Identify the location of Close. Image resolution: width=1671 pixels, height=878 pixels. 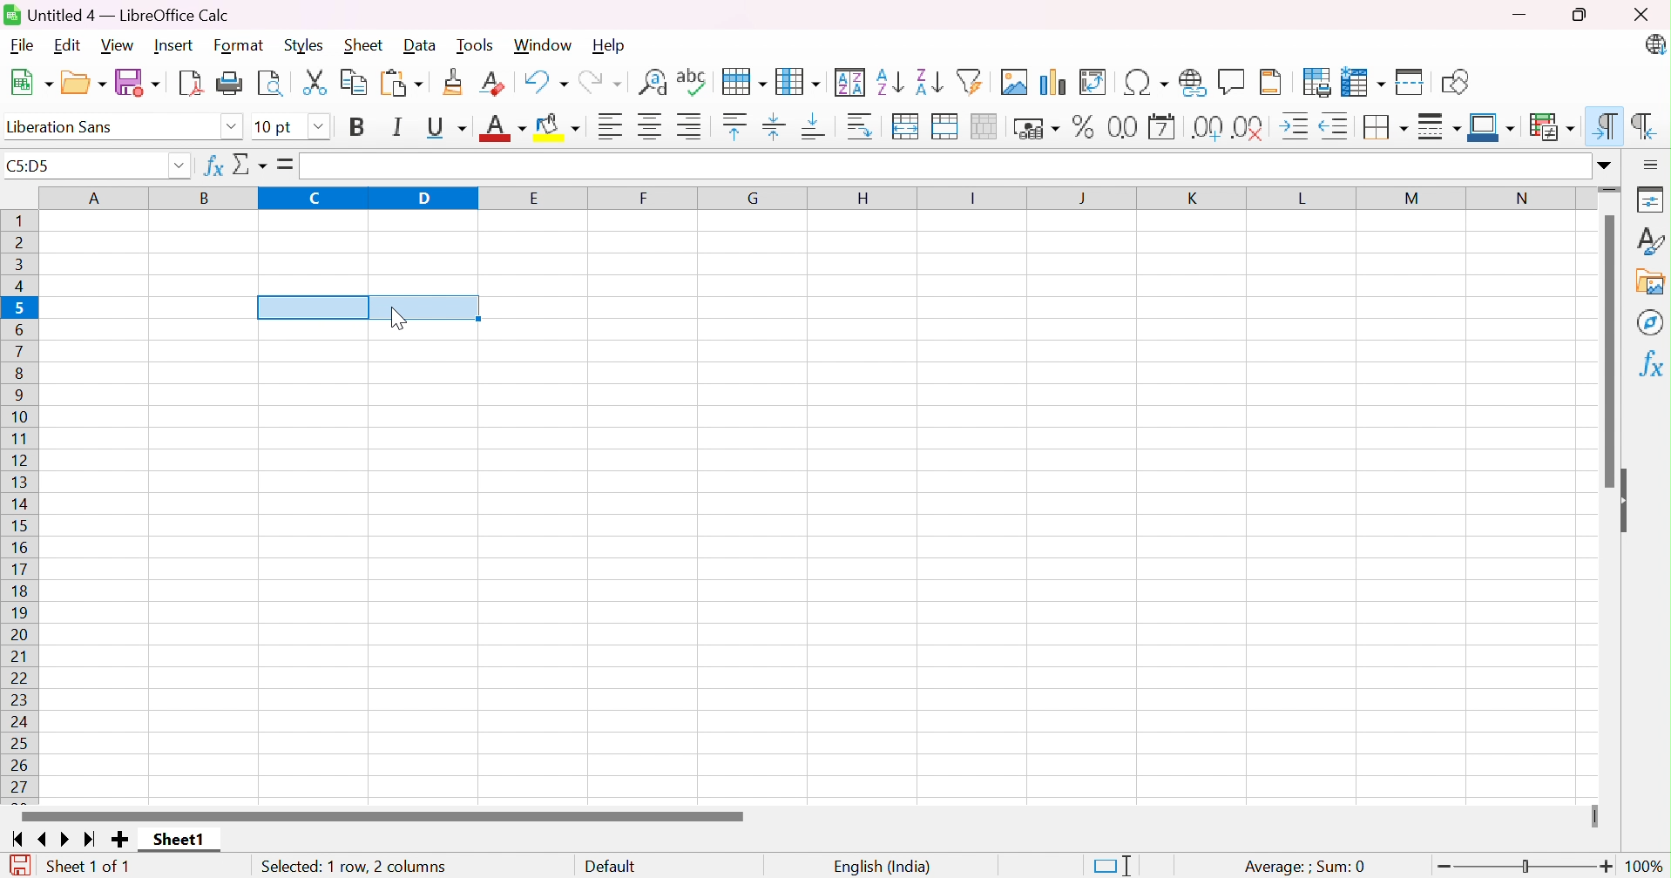
(1641, 15).